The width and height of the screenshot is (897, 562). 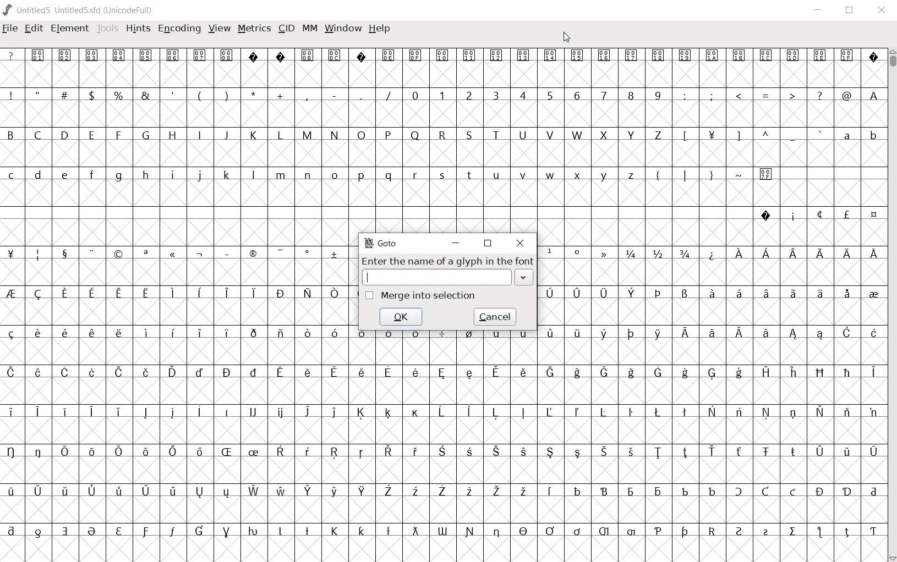 I want to click on x, so click(x=578, y=175).